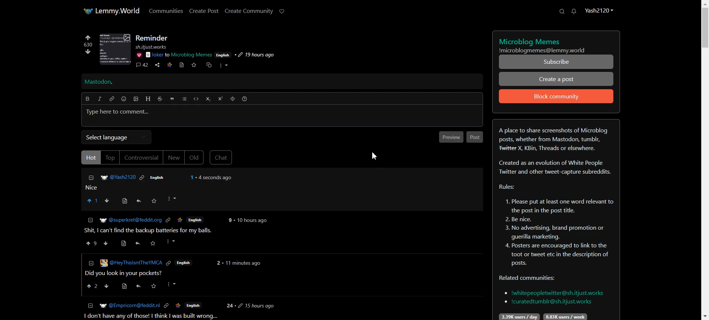 The image size is (709, 320). I want to click on Home Page, so click(111, 11).